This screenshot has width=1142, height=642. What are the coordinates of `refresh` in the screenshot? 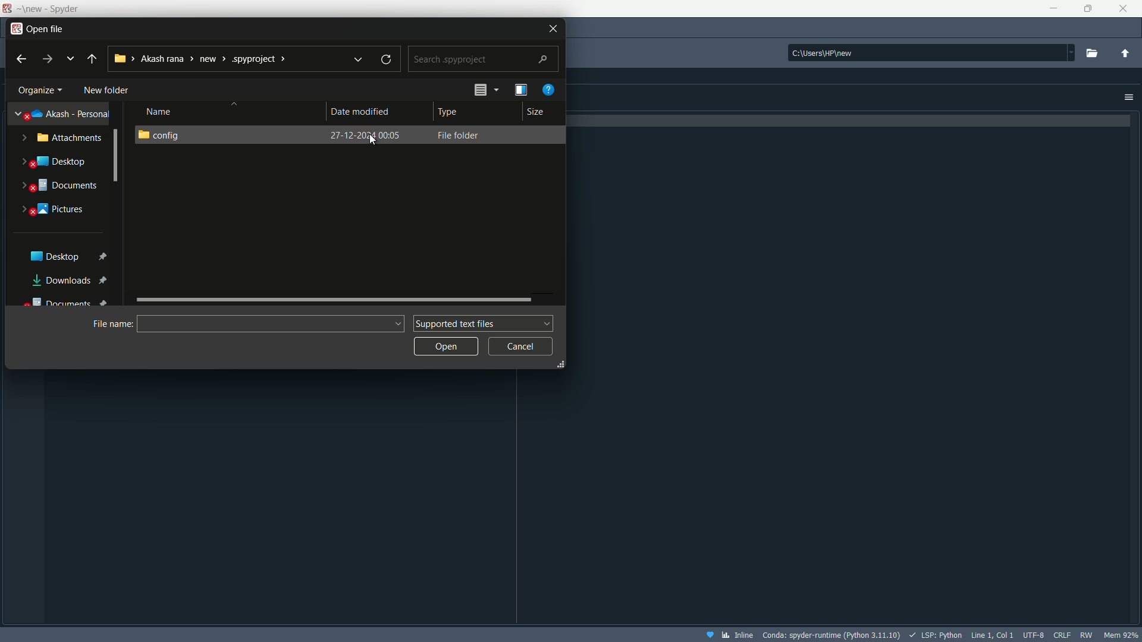 It's located at (387, 59).